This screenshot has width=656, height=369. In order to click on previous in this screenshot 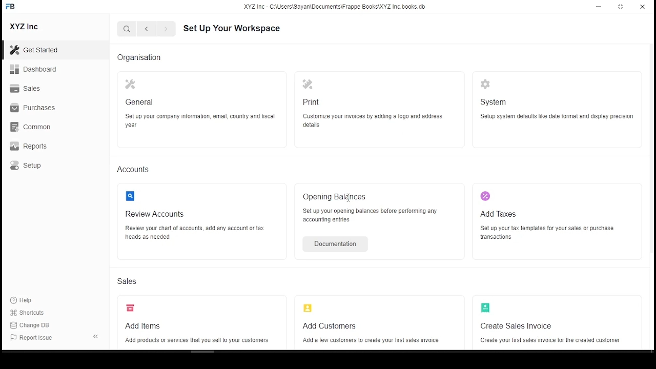, I will do `click(163, 30)`.